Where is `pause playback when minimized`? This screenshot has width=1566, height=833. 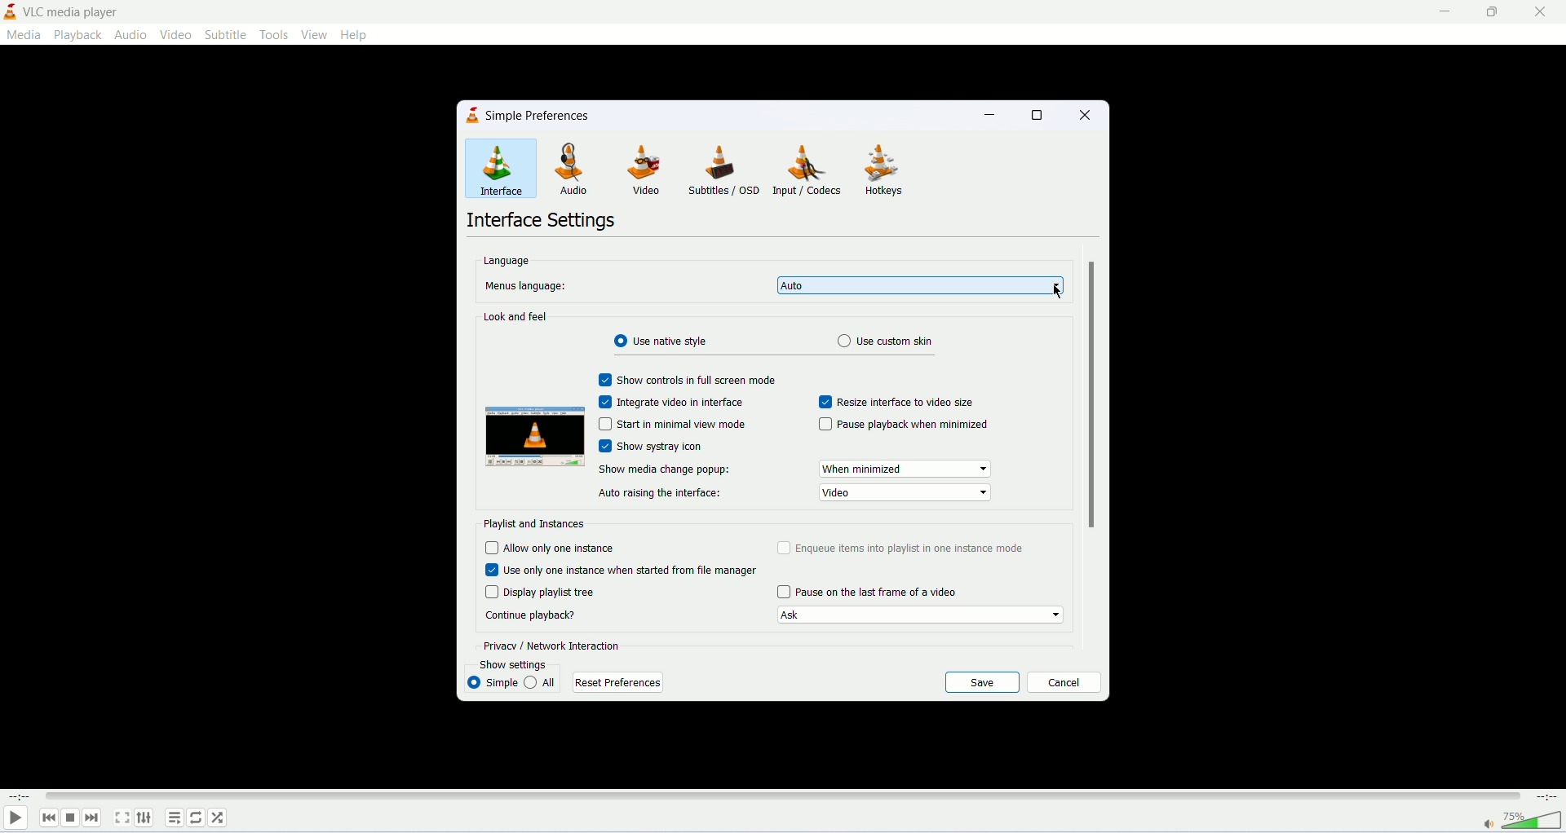 pause playback when minimized is located at coordinates (903, 424).